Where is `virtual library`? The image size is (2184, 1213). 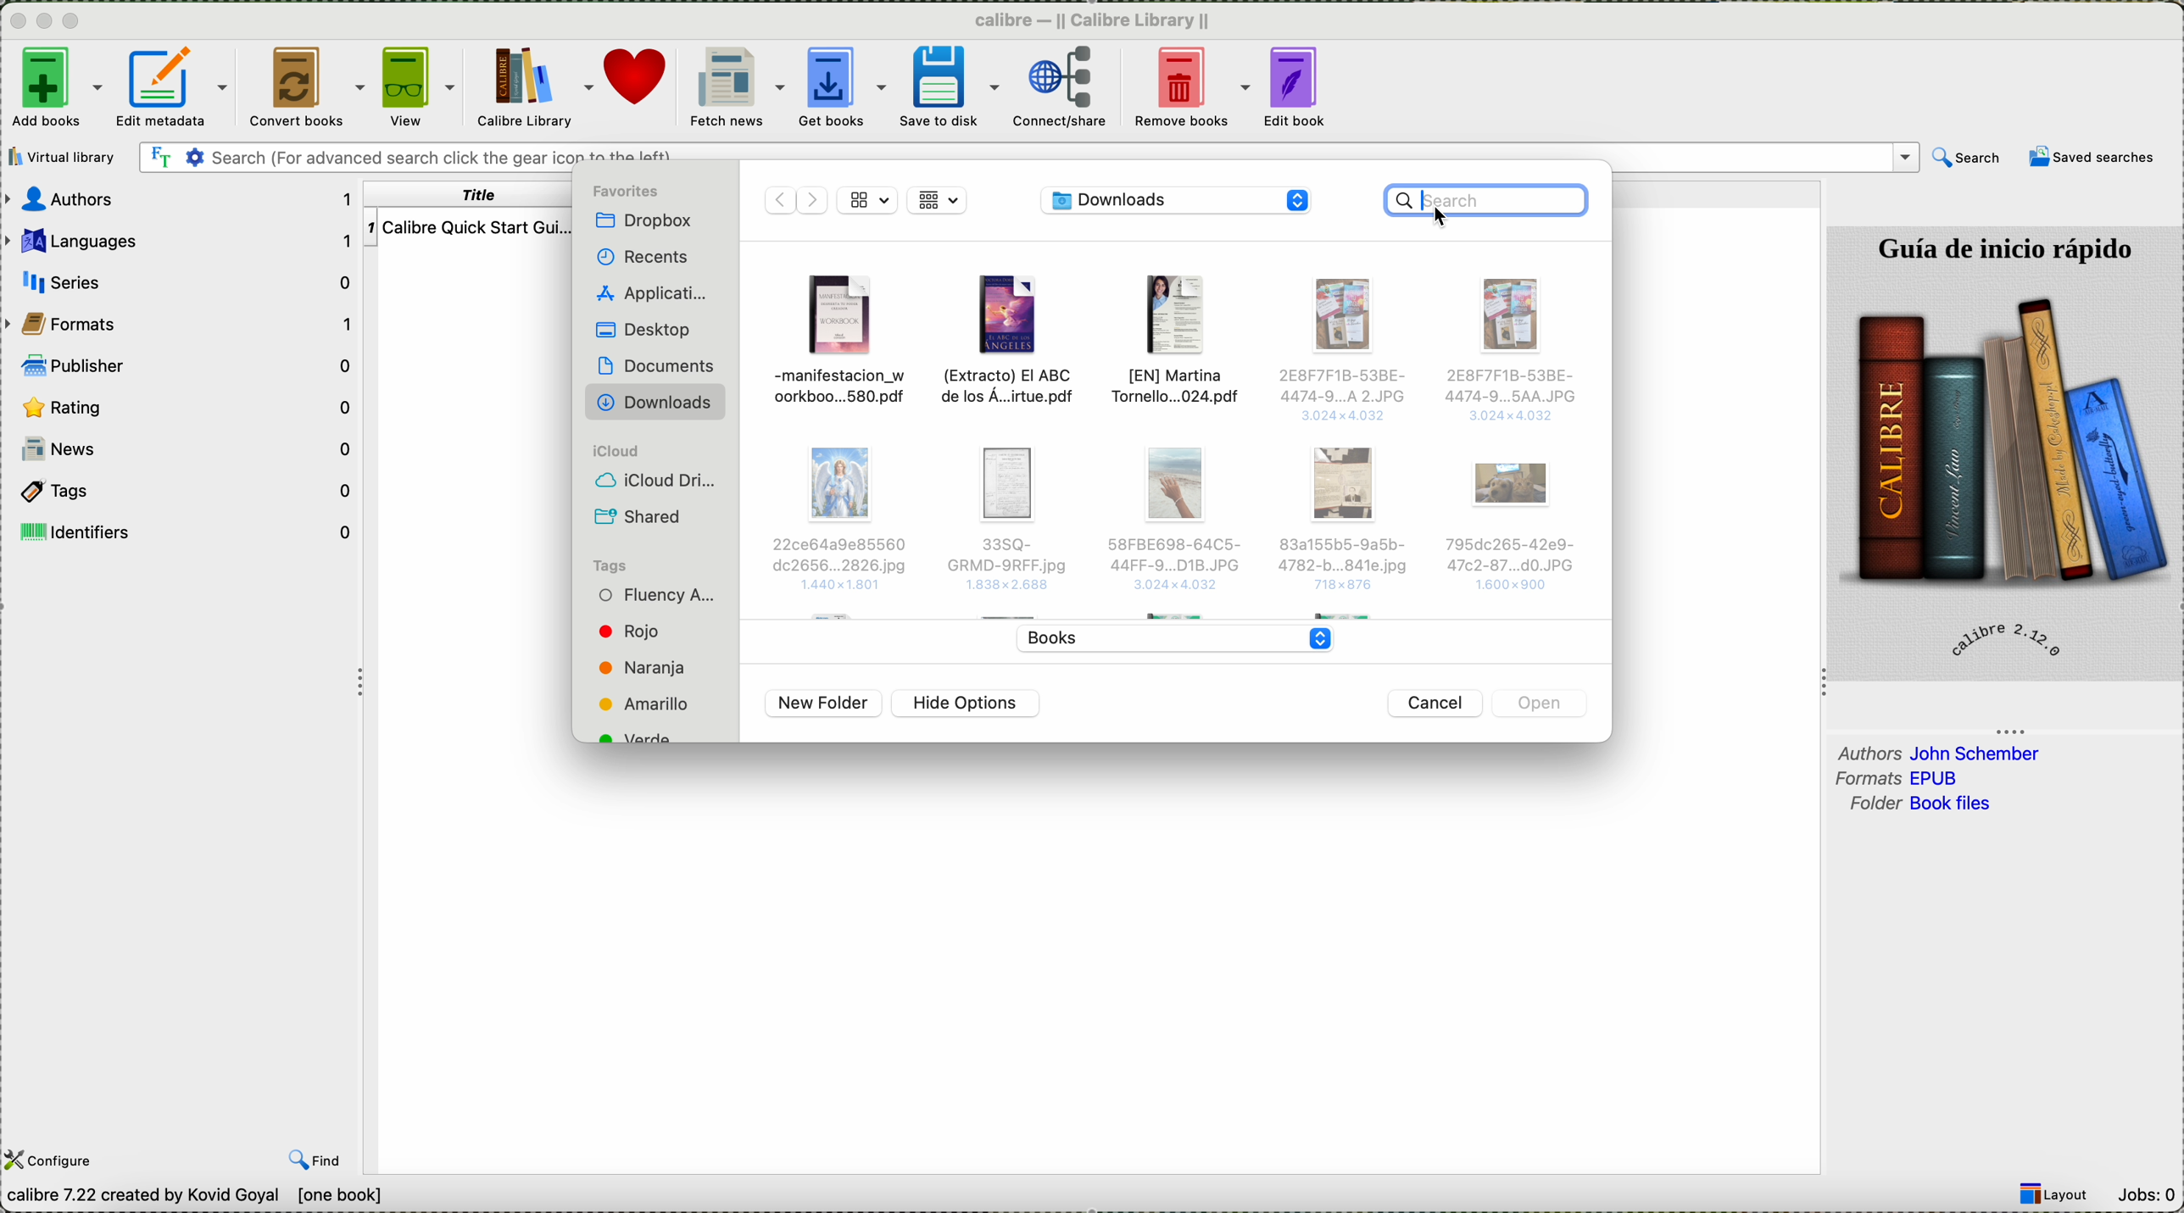
virtual library is located at coordinates (63, 158).